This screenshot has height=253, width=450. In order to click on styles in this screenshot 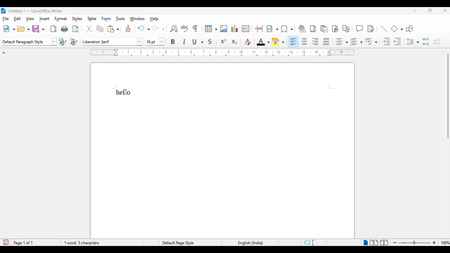, I will do `click(77, 19)`.